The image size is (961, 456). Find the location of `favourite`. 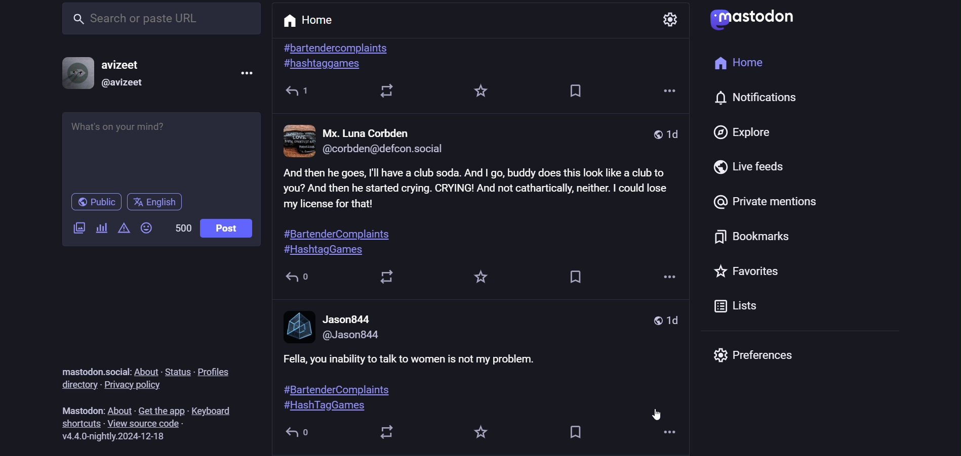

favourite is located at coordinates (484, 435).